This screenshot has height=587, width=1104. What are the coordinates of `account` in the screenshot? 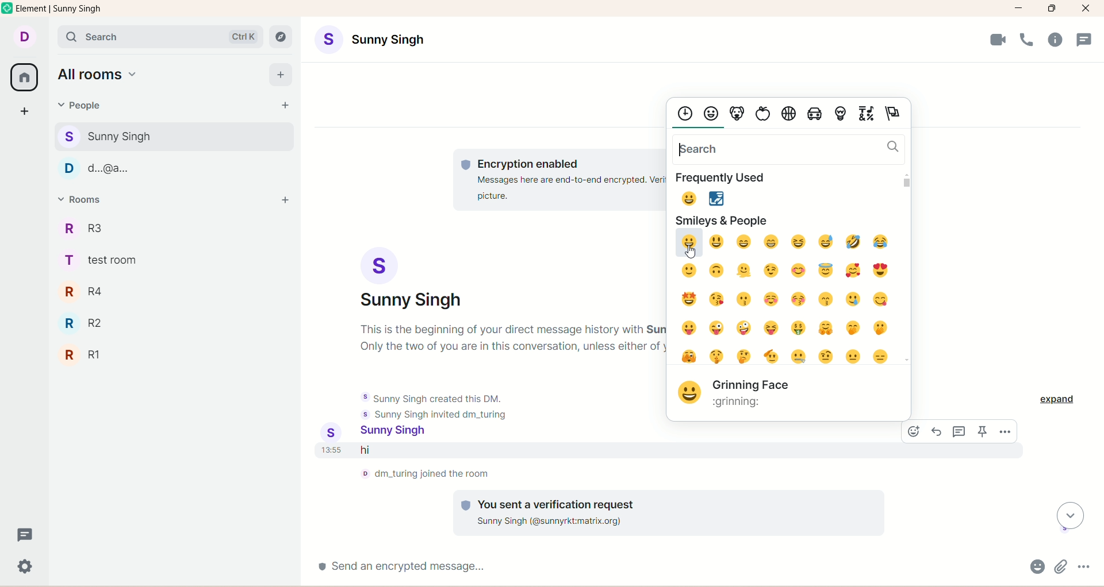 It's located at (24, 37).